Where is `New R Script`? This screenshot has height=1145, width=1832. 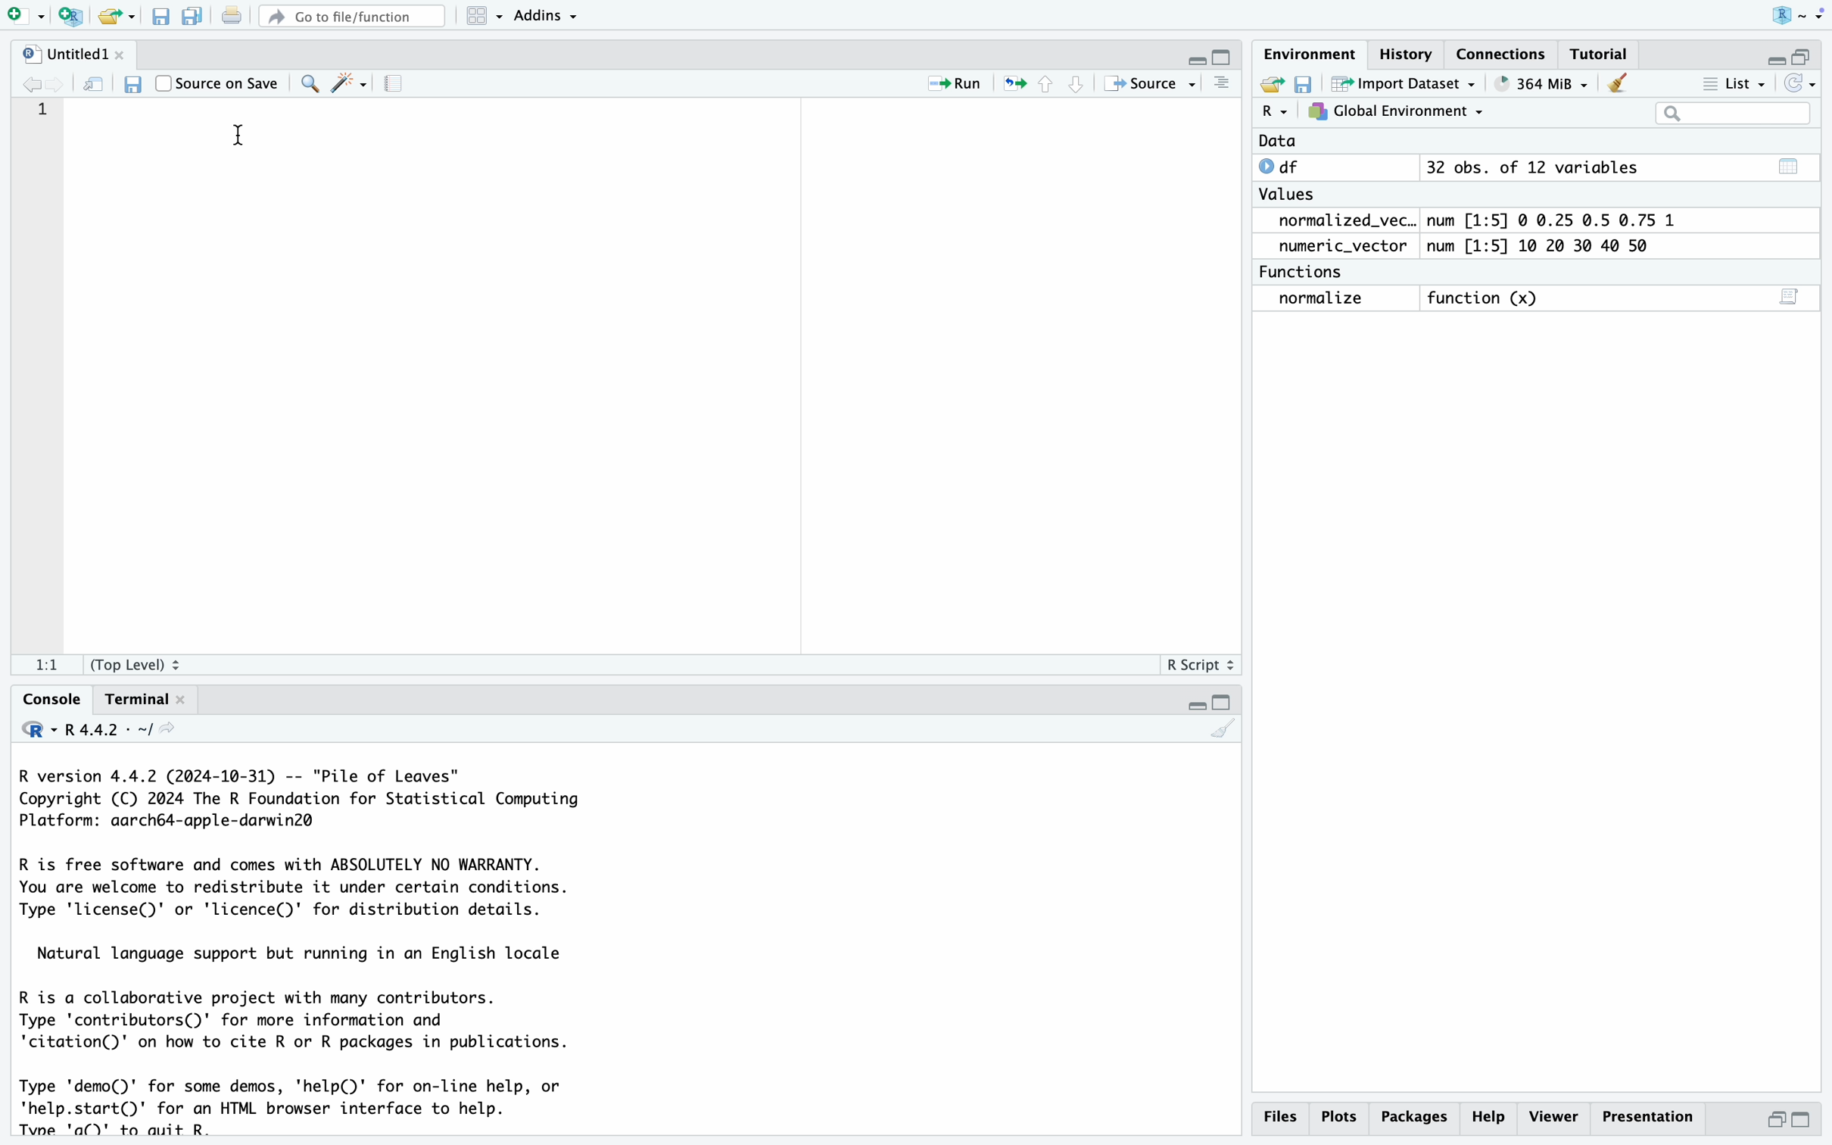
New R Script is located at coordinates (70, 17).